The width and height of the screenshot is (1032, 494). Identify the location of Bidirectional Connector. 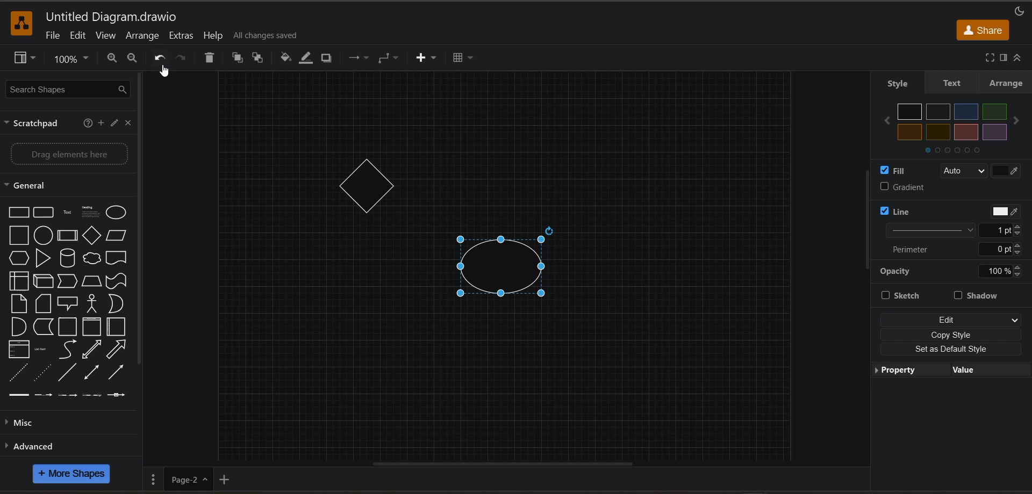
(93, 374).